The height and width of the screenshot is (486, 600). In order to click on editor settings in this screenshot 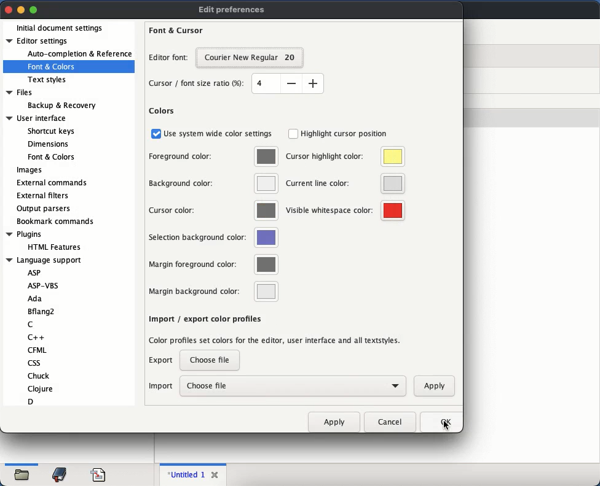, I will do `click(38, 41)`.